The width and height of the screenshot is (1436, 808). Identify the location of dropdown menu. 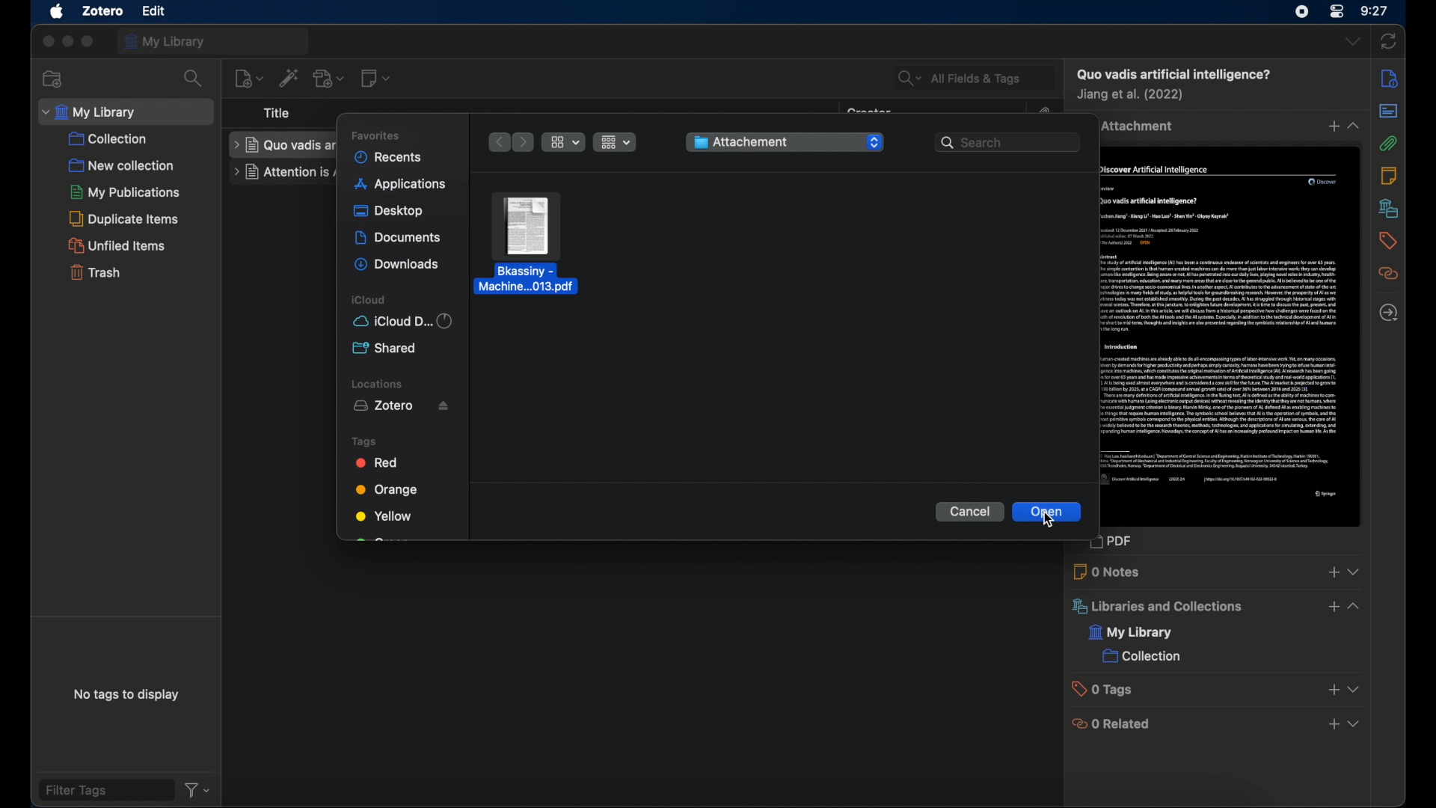
(1354, 126).